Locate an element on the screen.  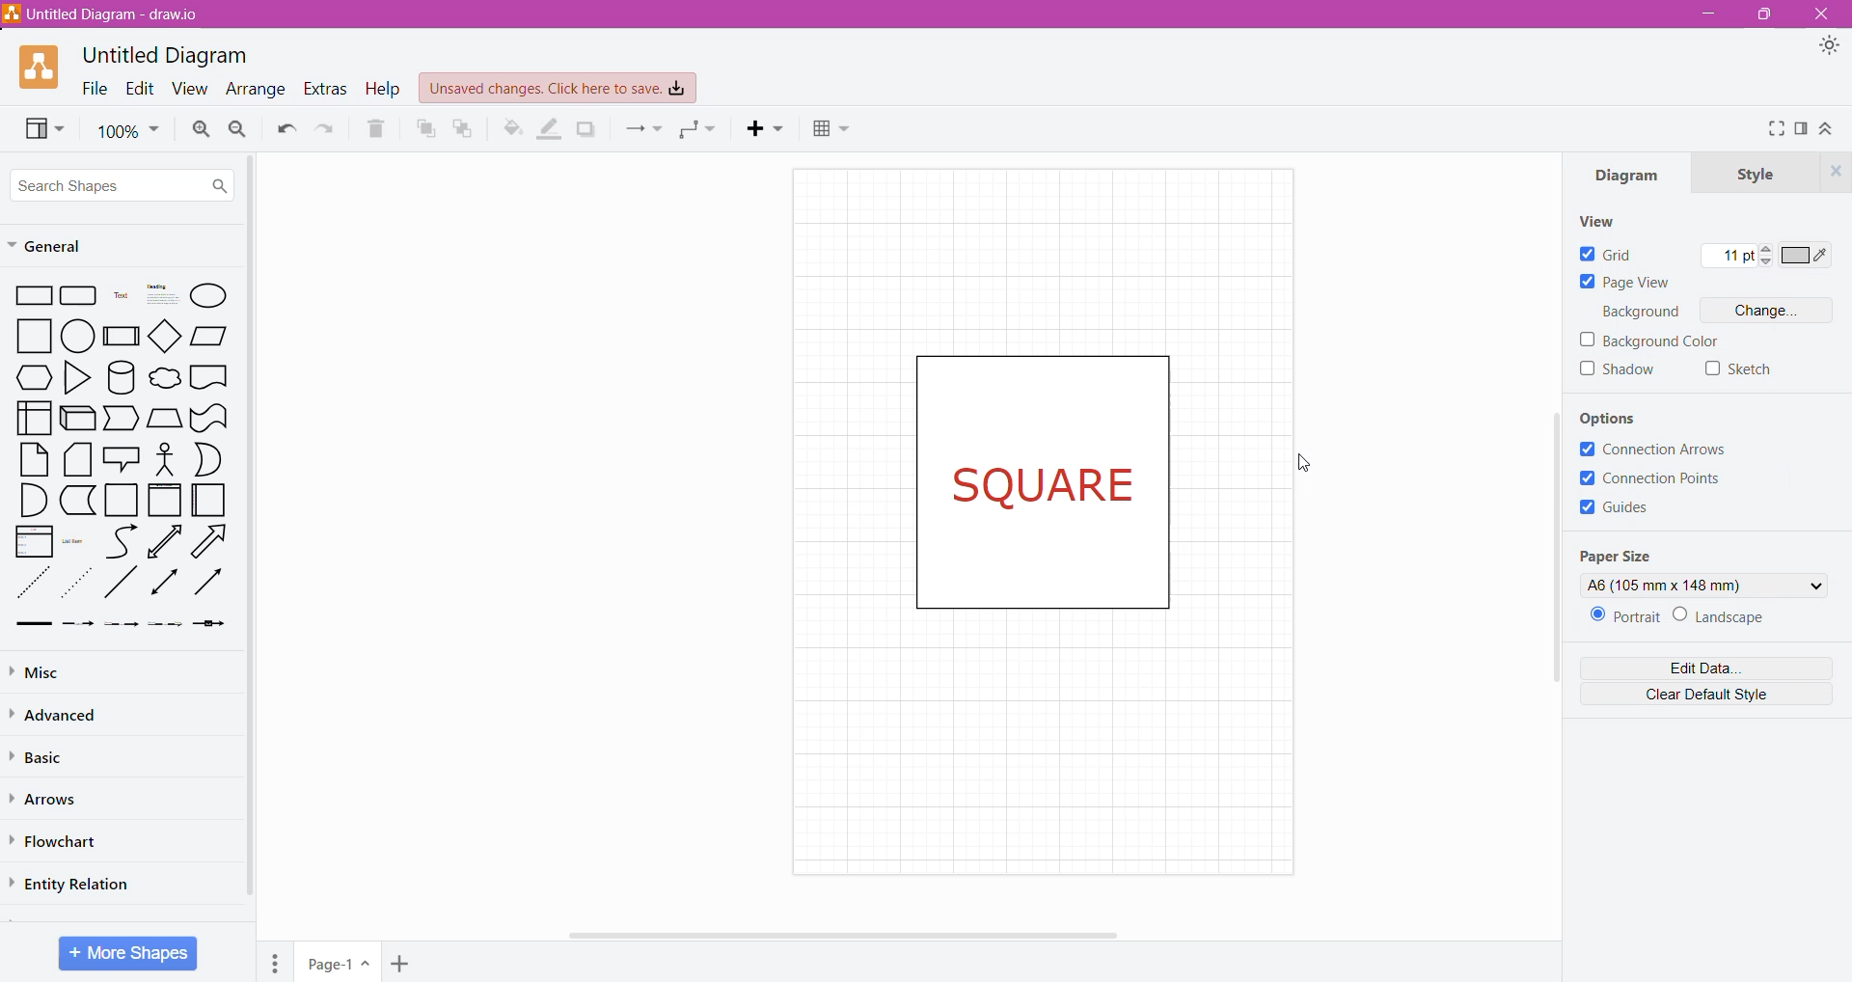
List Item is located at coordinates (77, 540).